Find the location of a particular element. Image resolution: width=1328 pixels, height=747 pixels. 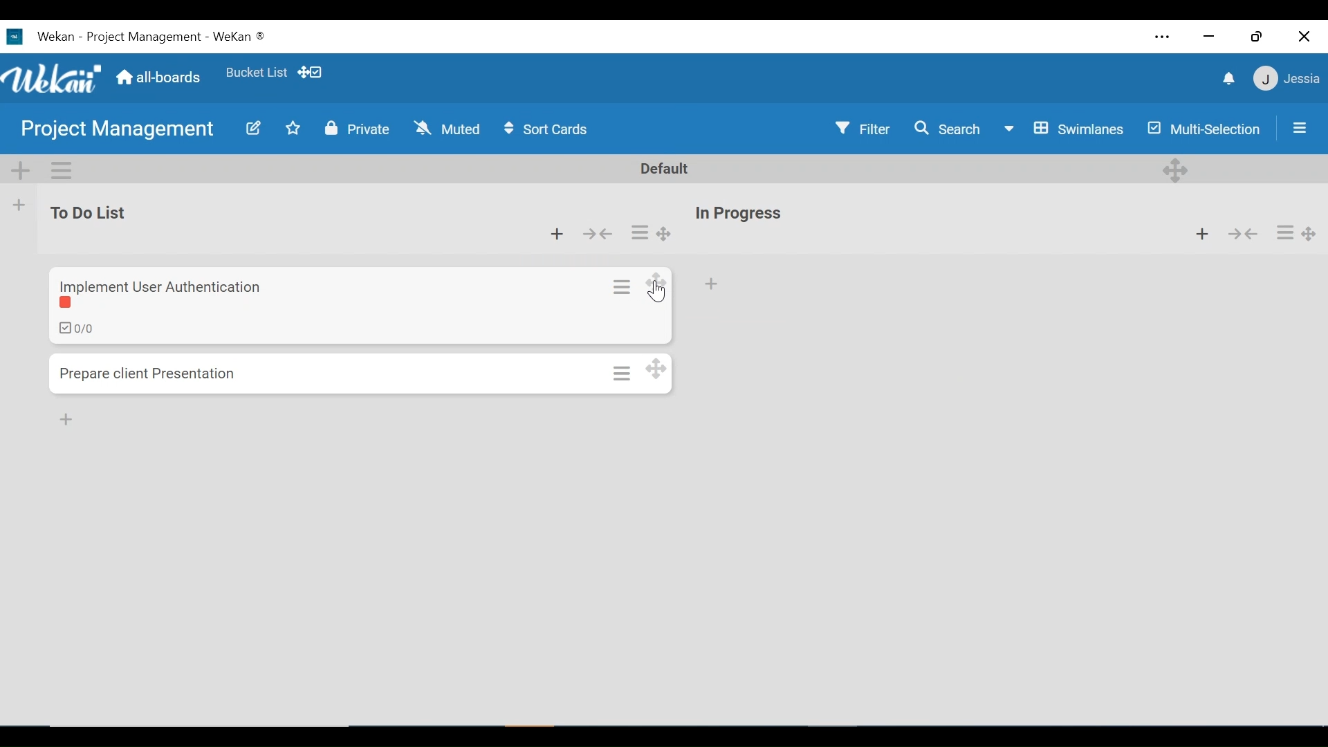

Add Card to top of the list is located at coordinates (712, 282).